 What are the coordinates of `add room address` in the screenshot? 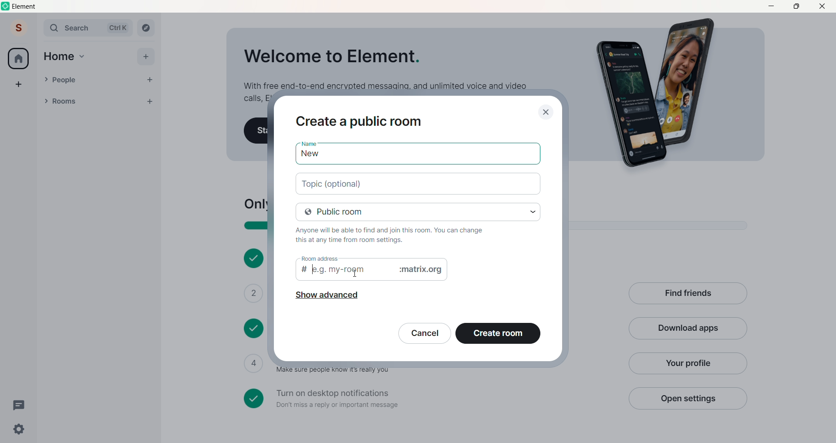 It's located at (372, 272).